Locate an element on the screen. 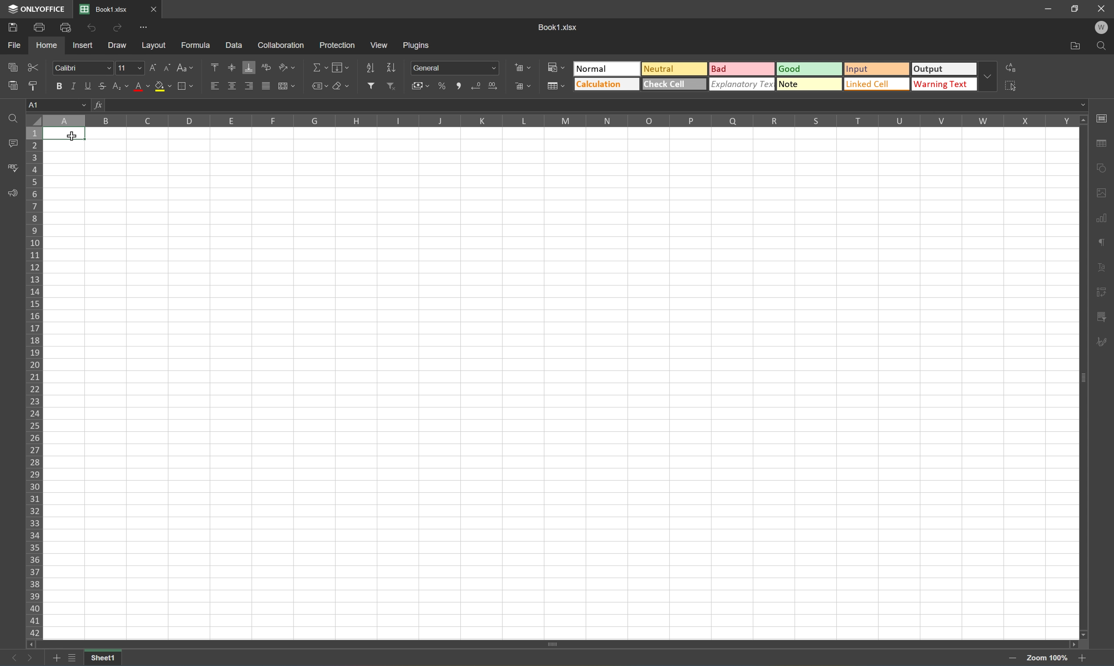  Draw is located at coordinates (118, 47).